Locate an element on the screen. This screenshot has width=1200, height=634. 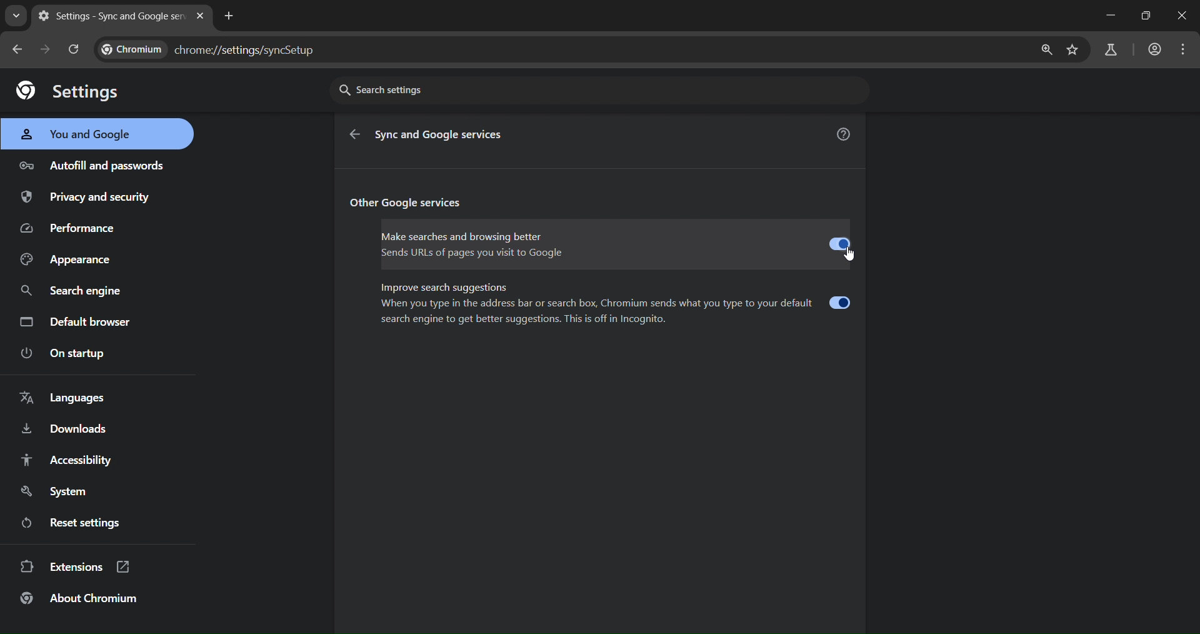
search tab is located at coordinates (16, 17).